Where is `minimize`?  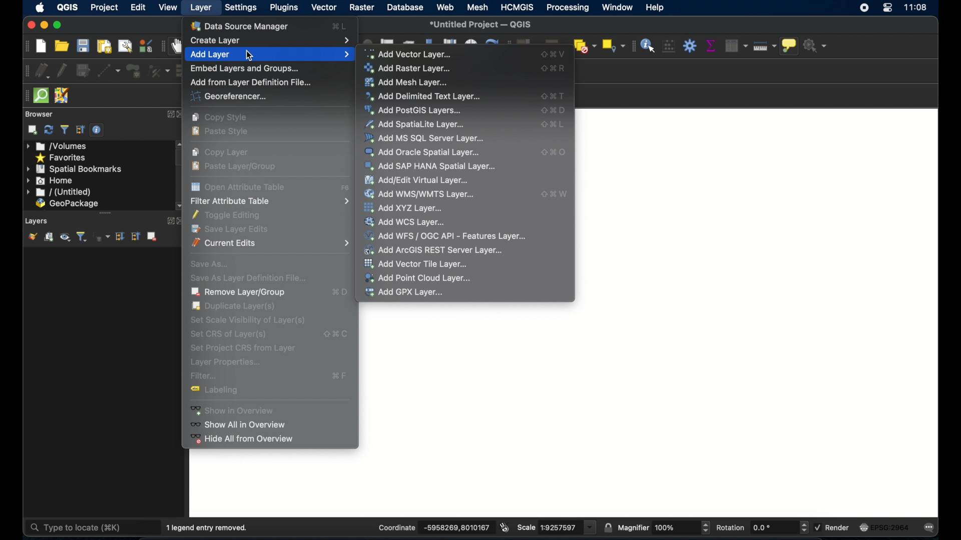 minimize is located at coordinates (44, 25).